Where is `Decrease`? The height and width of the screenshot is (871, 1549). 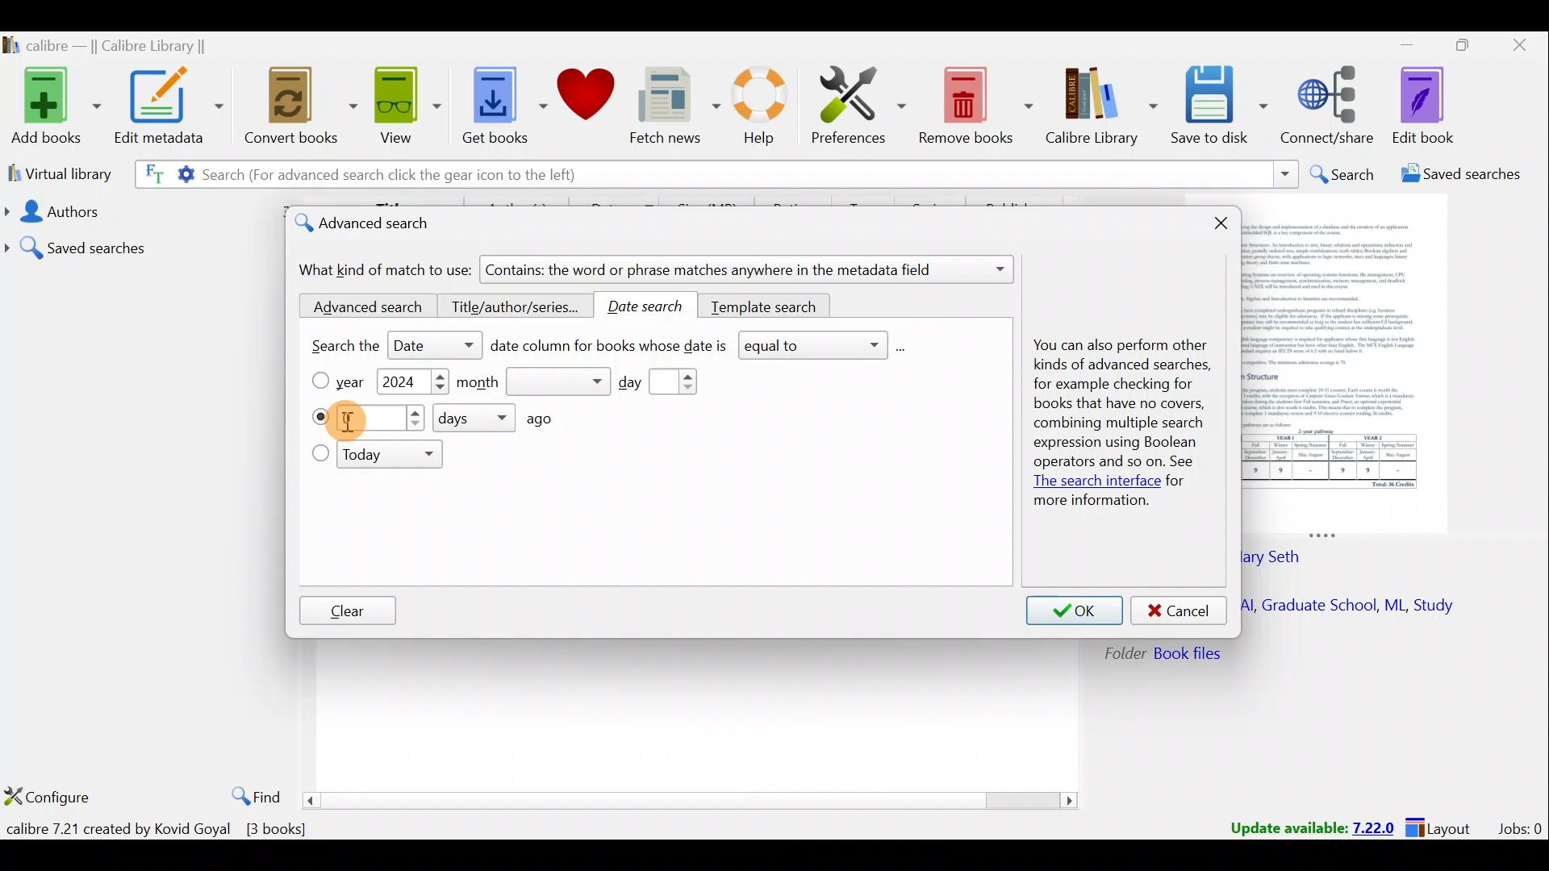 Decrease is located at coordinates (440, 390).